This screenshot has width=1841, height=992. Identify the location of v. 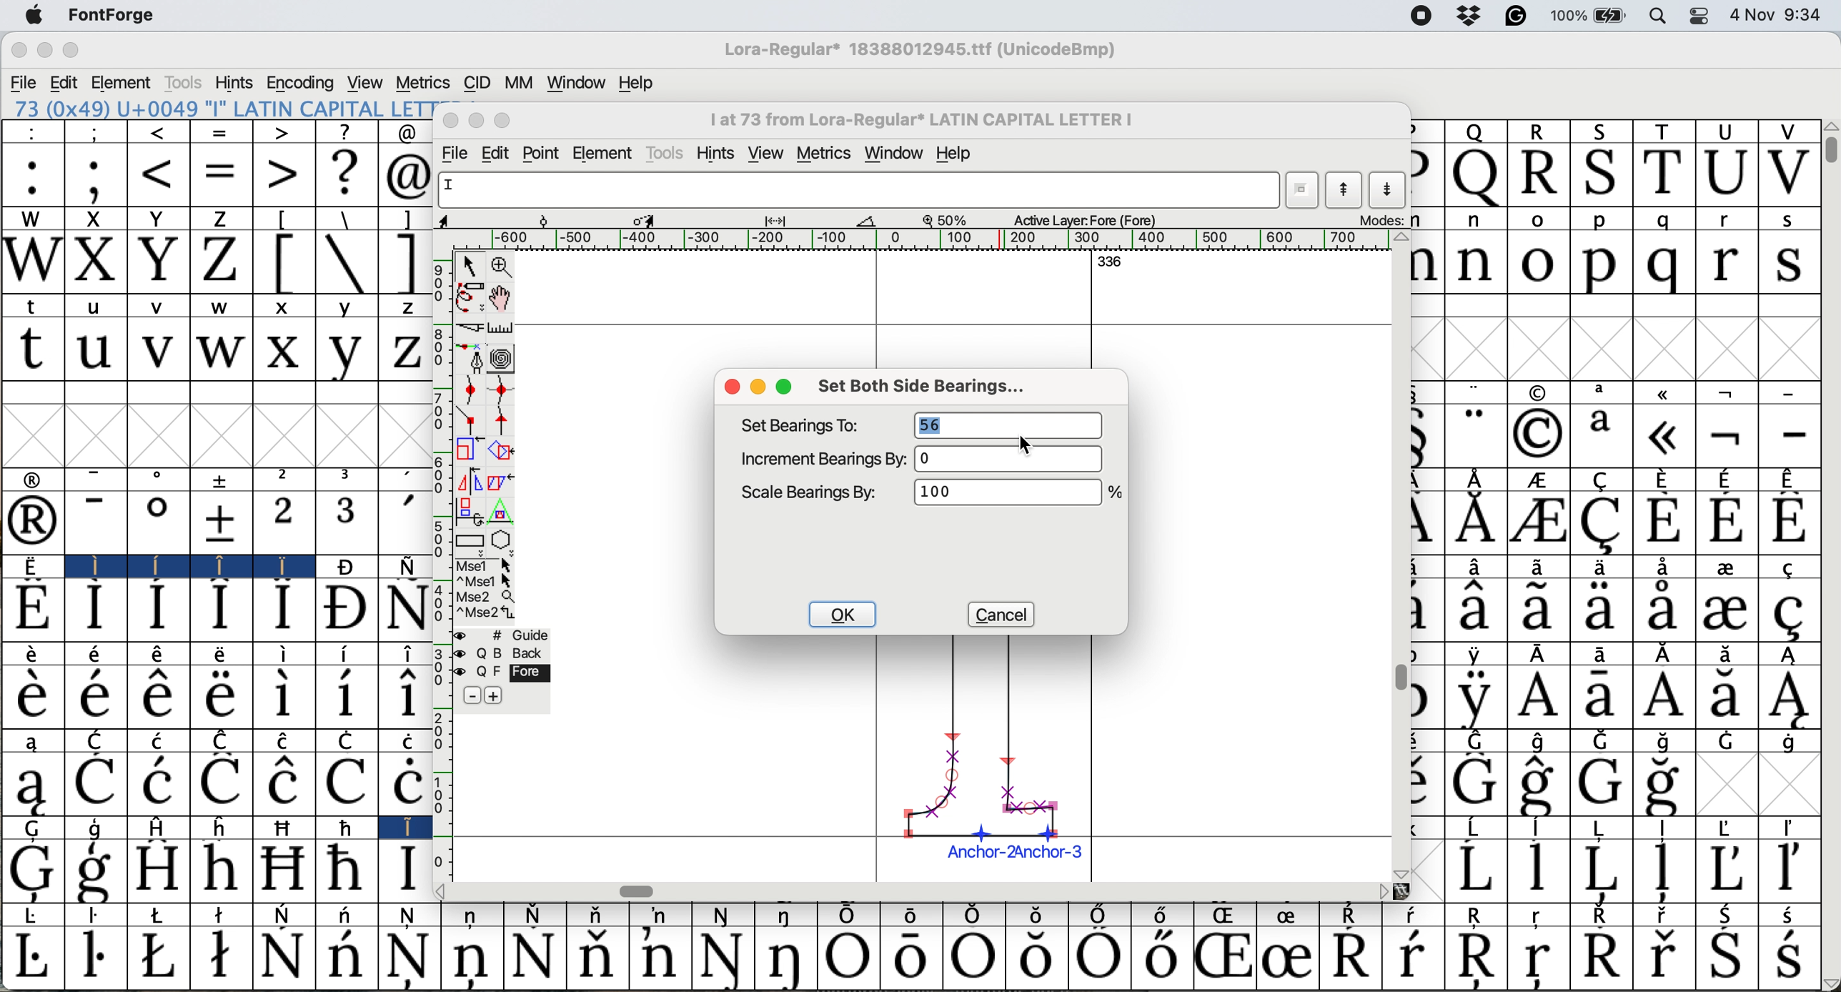
(158, 351).